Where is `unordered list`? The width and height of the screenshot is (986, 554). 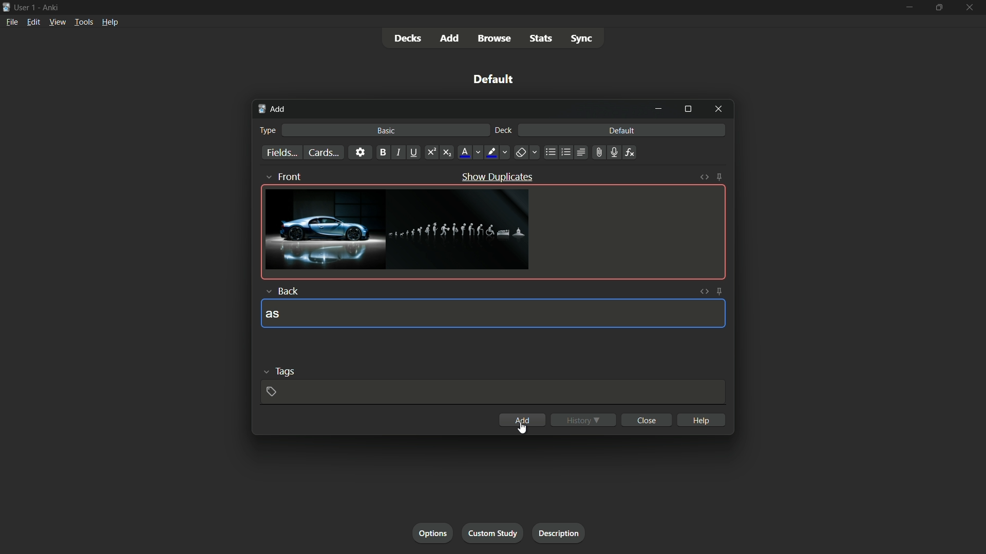 unordered list is located at coordinates (551, 152).